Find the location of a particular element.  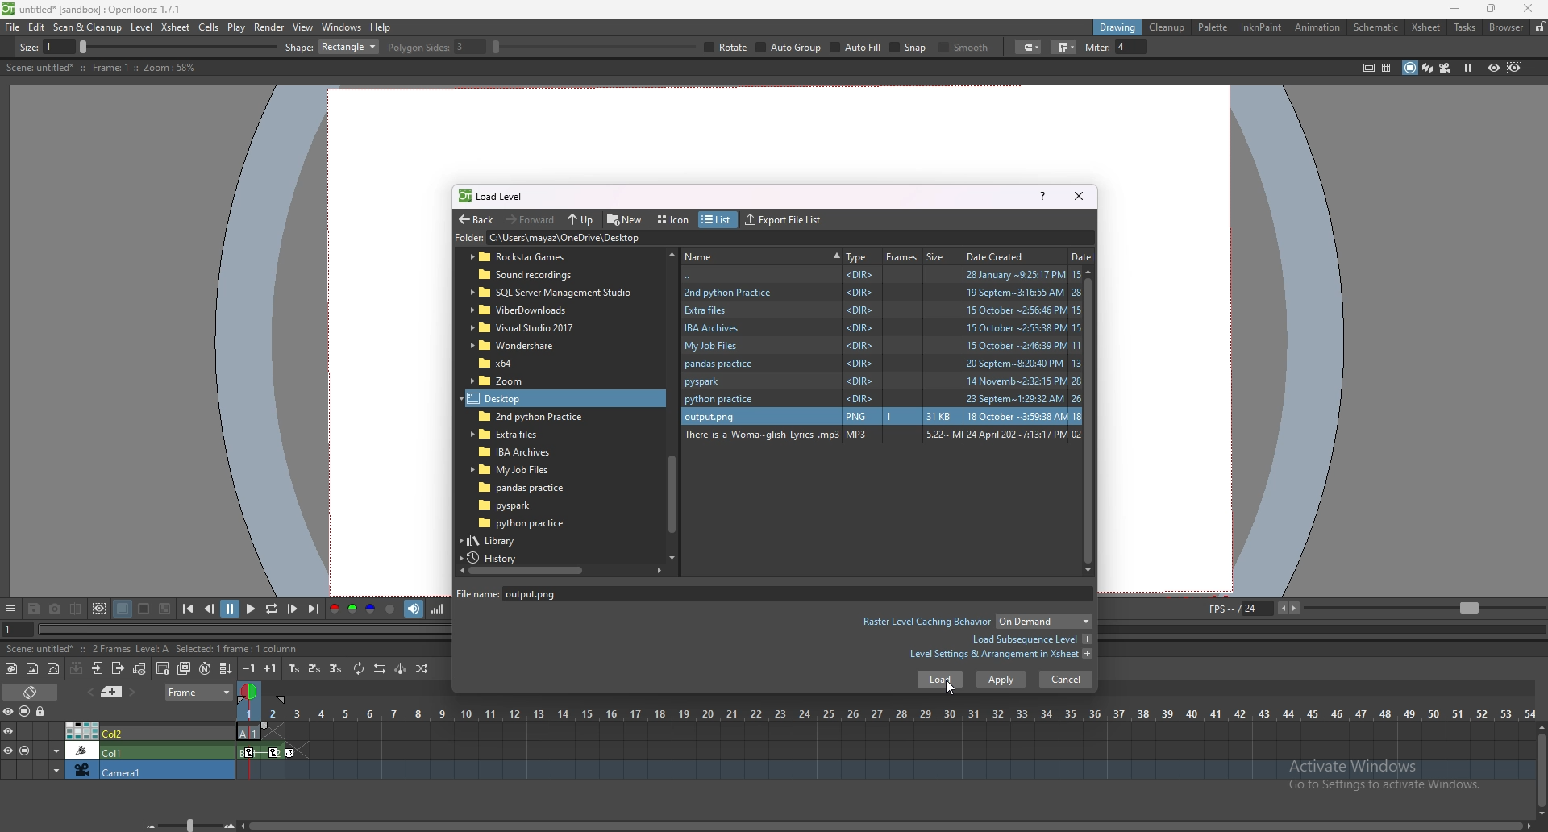

snapshot is located at coordinates (56, 609).